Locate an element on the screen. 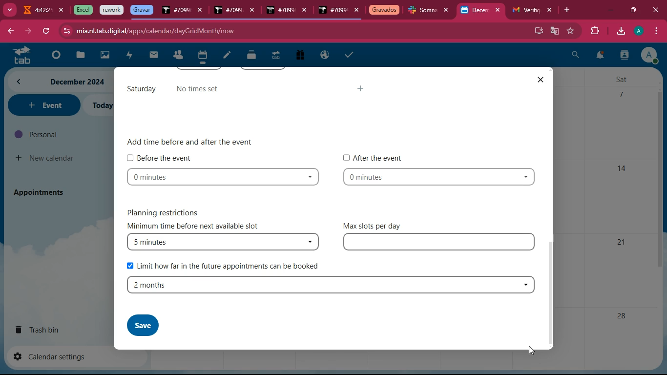 The image size is (667, 375). new calendar is located at coordinates (46, 158).